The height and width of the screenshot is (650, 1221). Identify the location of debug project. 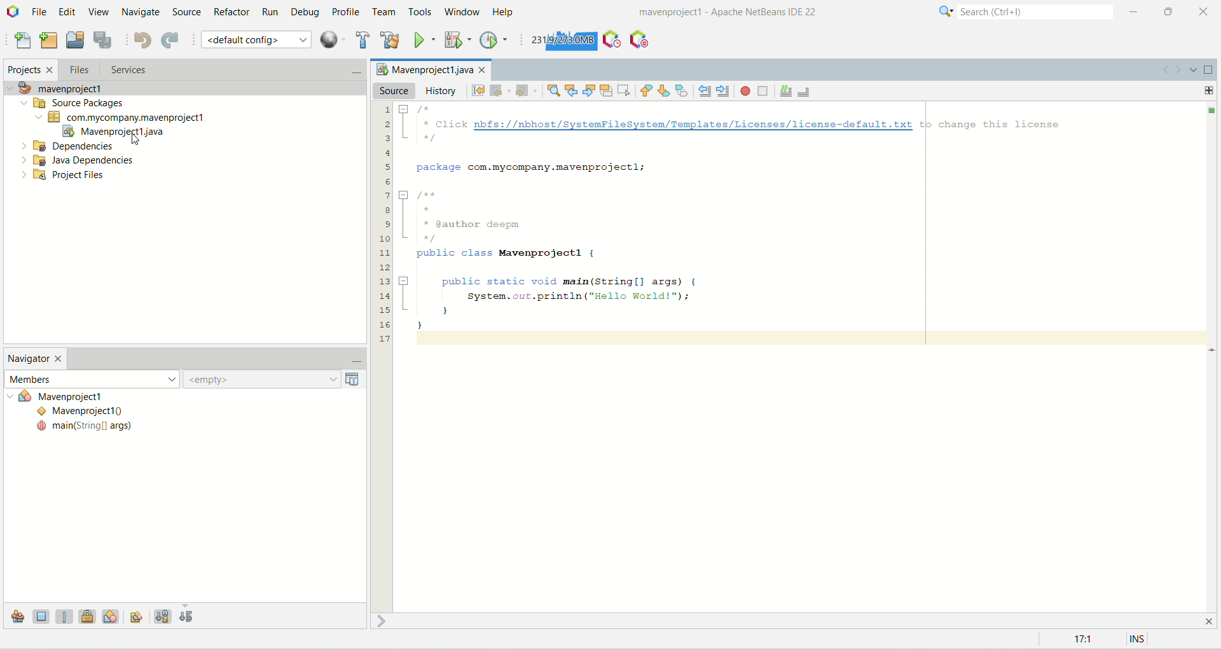
(455, 39).